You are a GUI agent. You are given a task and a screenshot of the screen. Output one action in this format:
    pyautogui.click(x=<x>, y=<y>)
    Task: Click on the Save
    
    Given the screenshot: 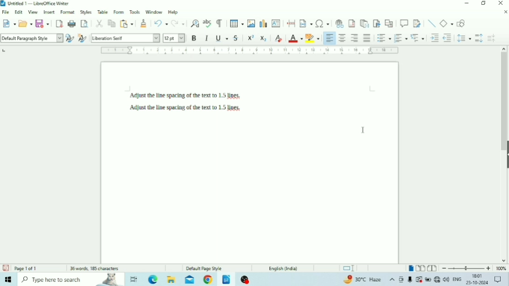 What is the action you would take?
    pyautogui.click(x=43, y=24)
    